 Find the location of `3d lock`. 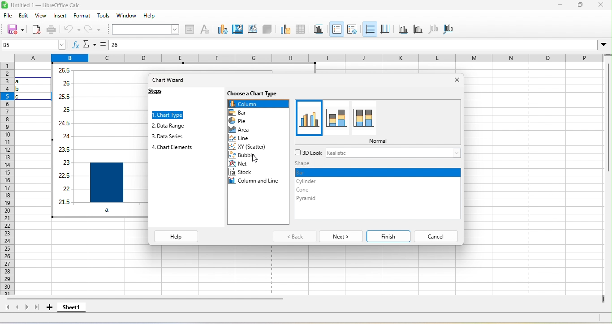

3d lock is located at coordinates (306, 153).